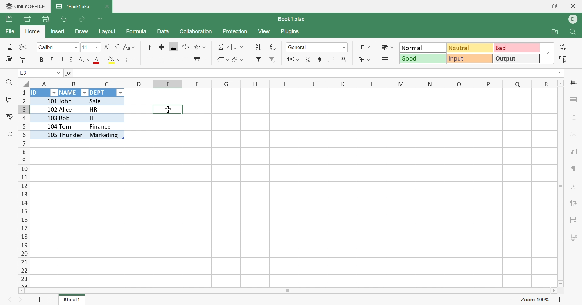 Image resolution: width=582 pixels, height=305 pixels. Describe the element at coordinates (199, 59) in the screenshot. I see `Merge and center` at that location.